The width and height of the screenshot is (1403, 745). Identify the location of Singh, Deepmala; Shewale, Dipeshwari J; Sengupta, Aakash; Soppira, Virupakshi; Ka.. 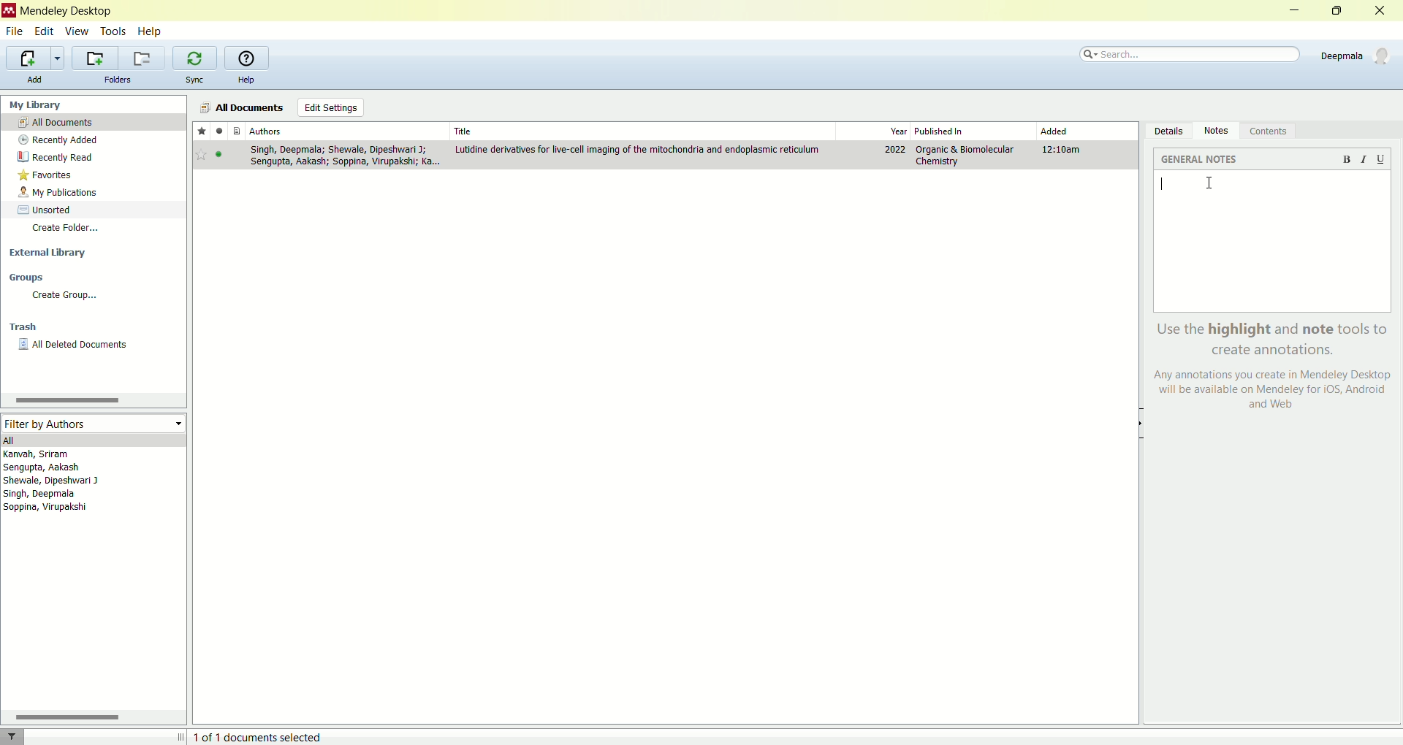
(343, 156).